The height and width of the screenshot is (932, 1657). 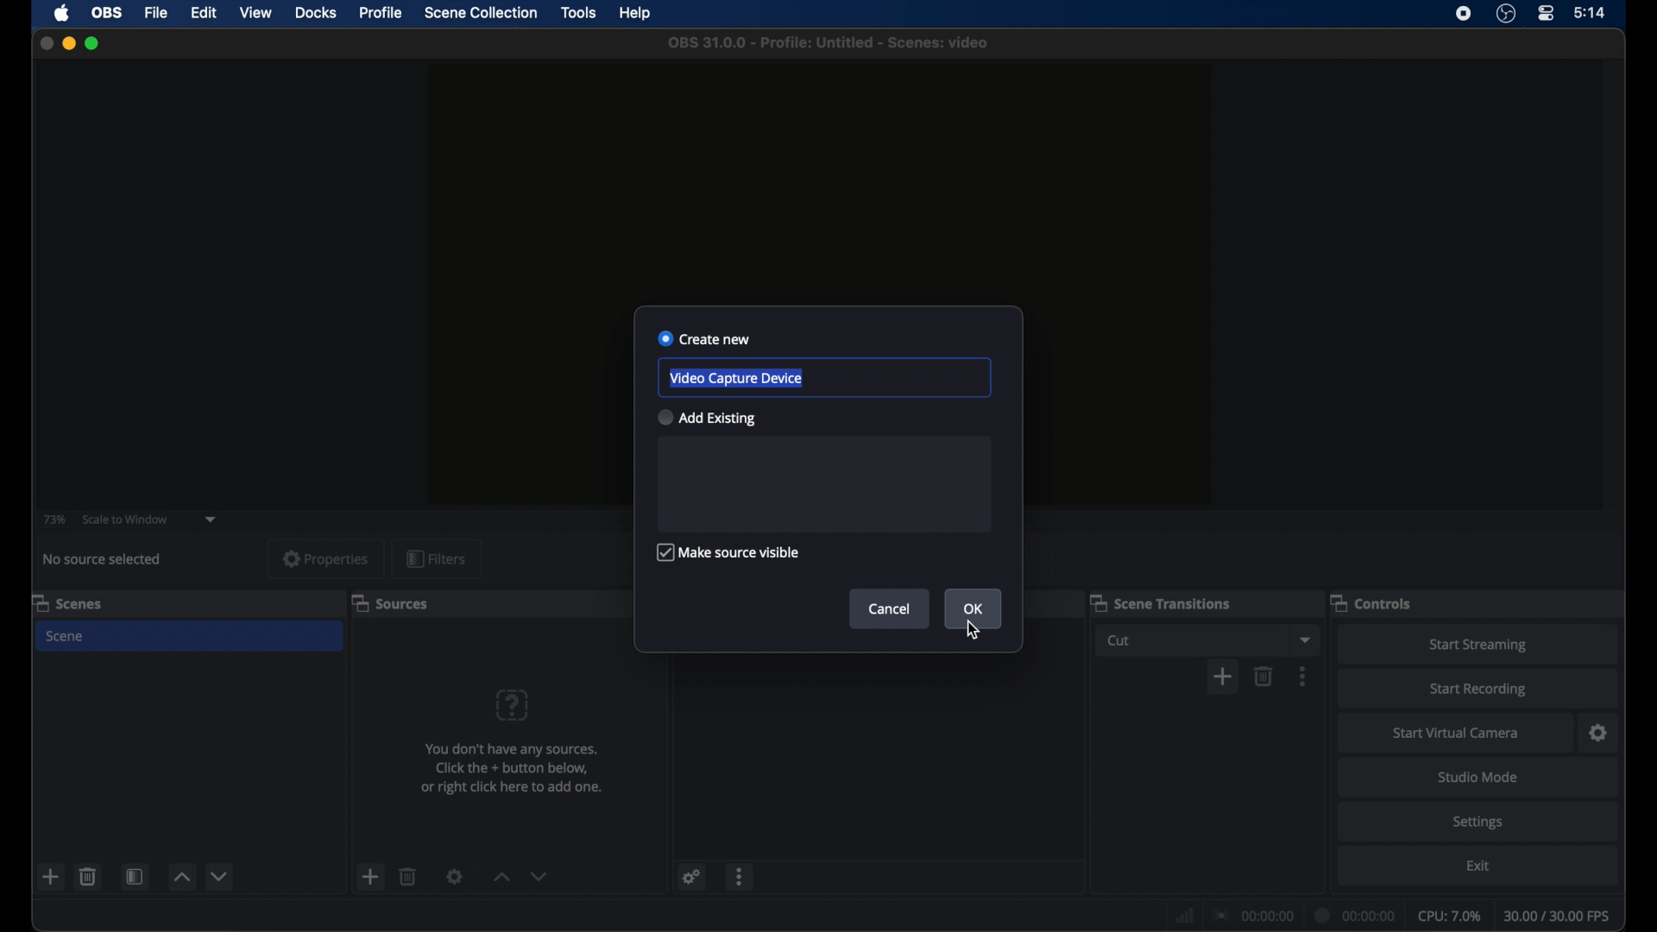 What do you see at coordinates (1253, 916) in the screenshot?
I see `connection` at bounding box center [1253, 916].